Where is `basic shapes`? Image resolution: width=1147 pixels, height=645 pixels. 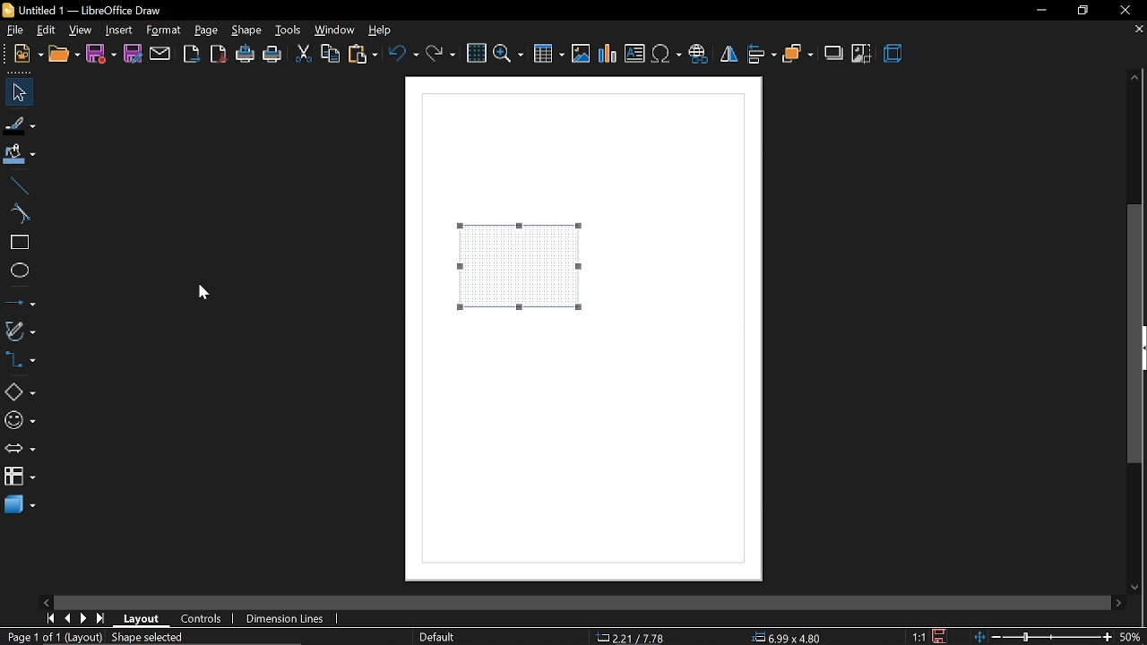 basic shapes is located at coordinates (19, 392).